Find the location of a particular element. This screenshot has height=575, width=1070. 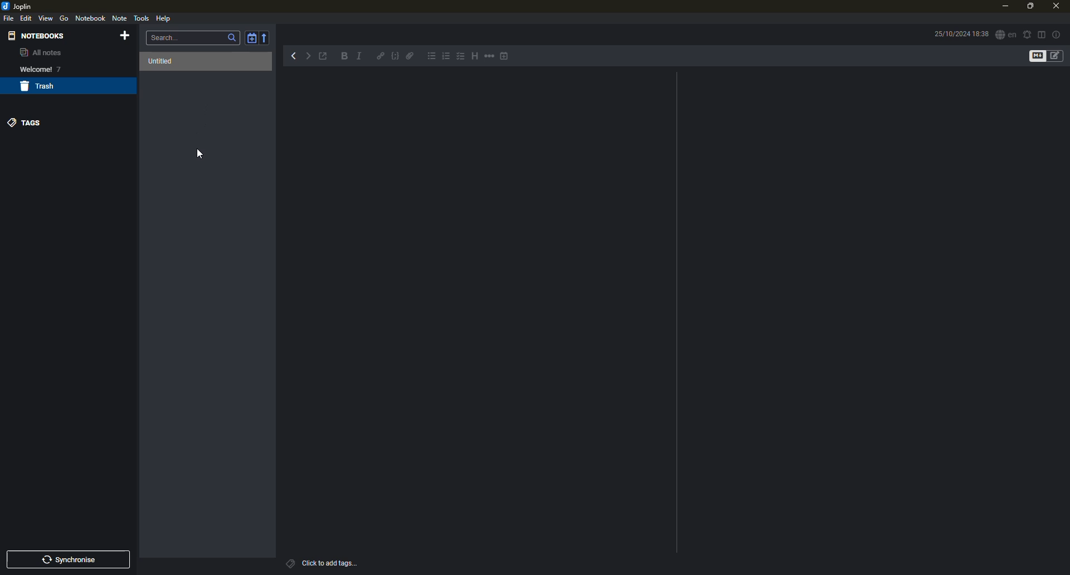

tags is located at coordinates (27, 121).